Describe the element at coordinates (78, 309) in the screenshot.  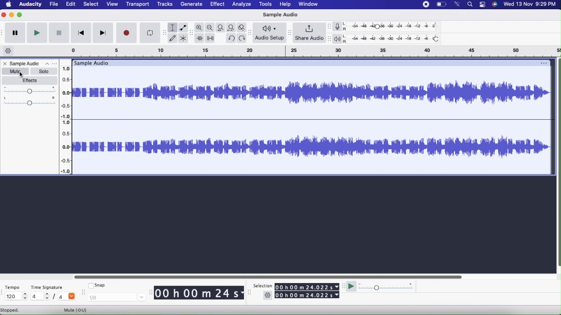
I see `Mute` at that location.